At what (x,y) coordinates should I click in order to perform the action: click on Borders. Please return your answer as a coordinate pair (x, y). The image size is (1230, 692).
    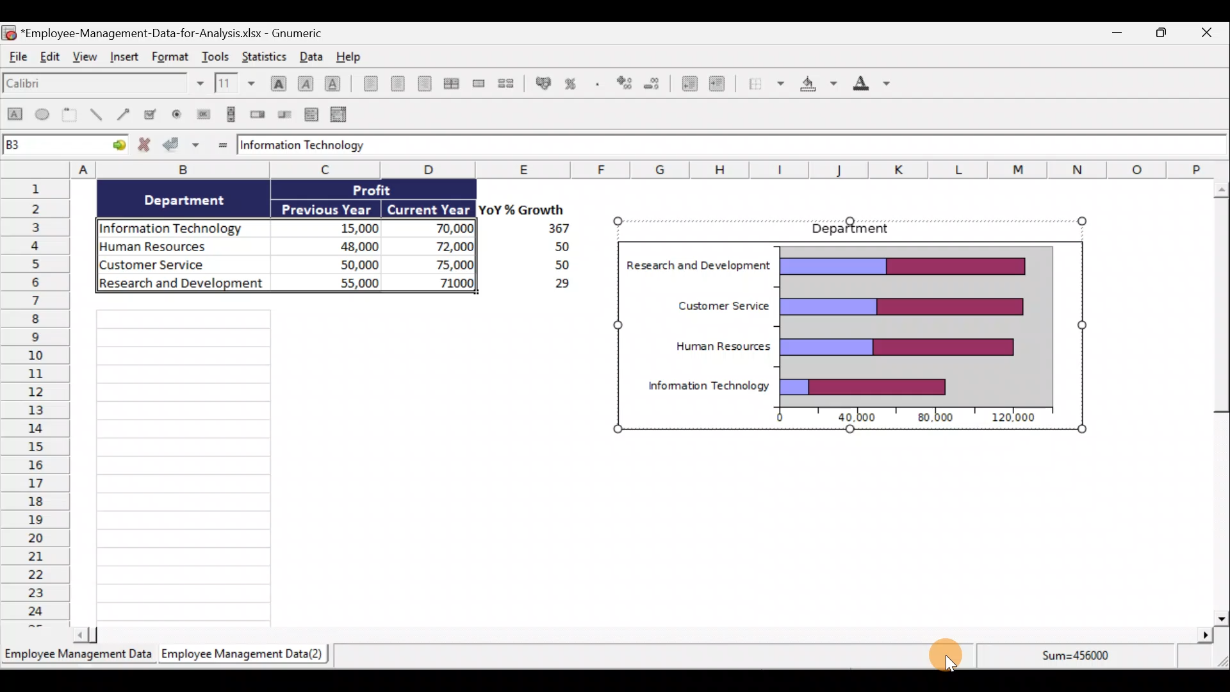
    Looking at the image, I should click on (766, 86).